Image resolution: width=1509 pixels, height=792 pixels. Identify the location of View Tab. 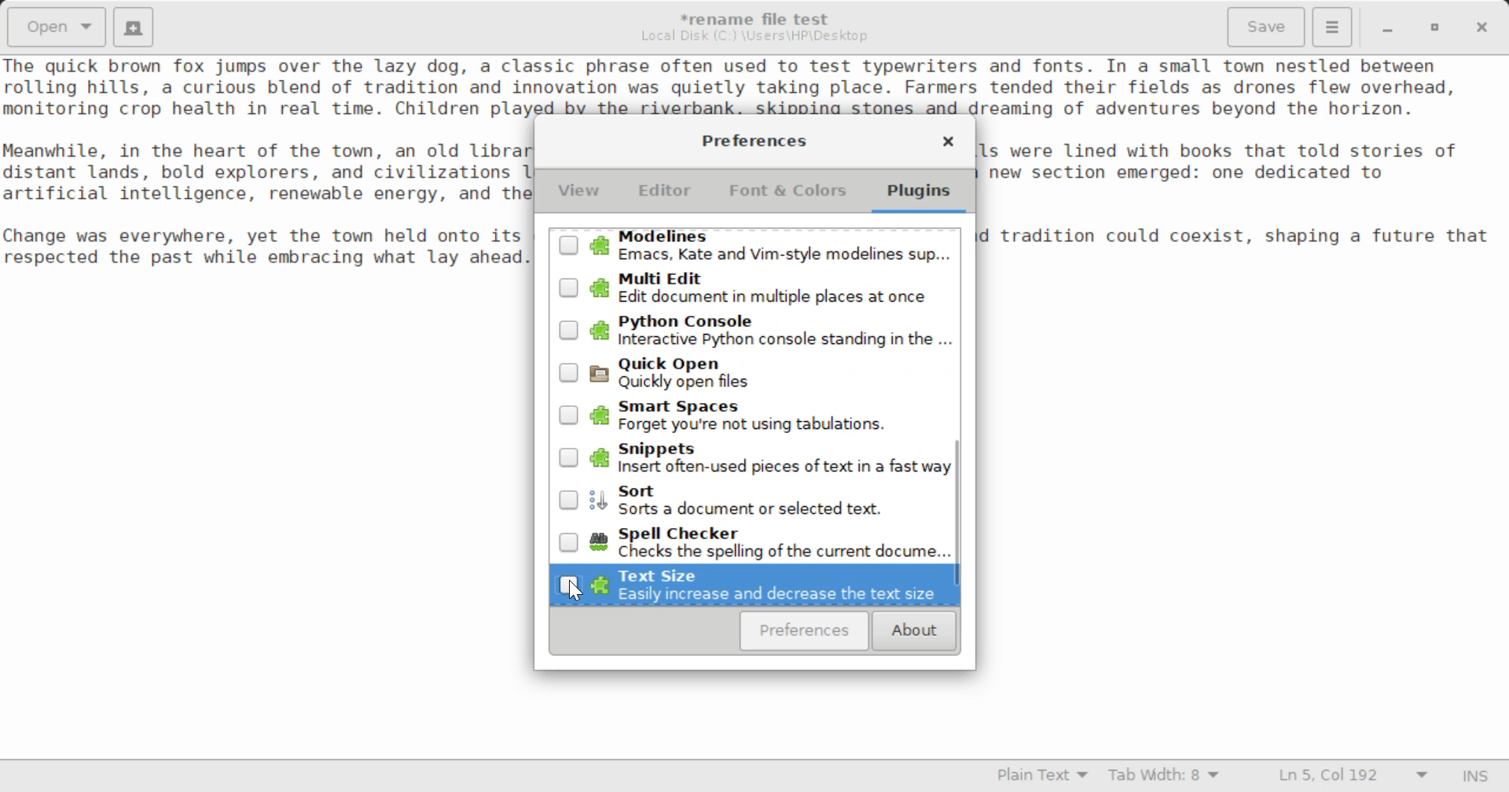
(579, 194).